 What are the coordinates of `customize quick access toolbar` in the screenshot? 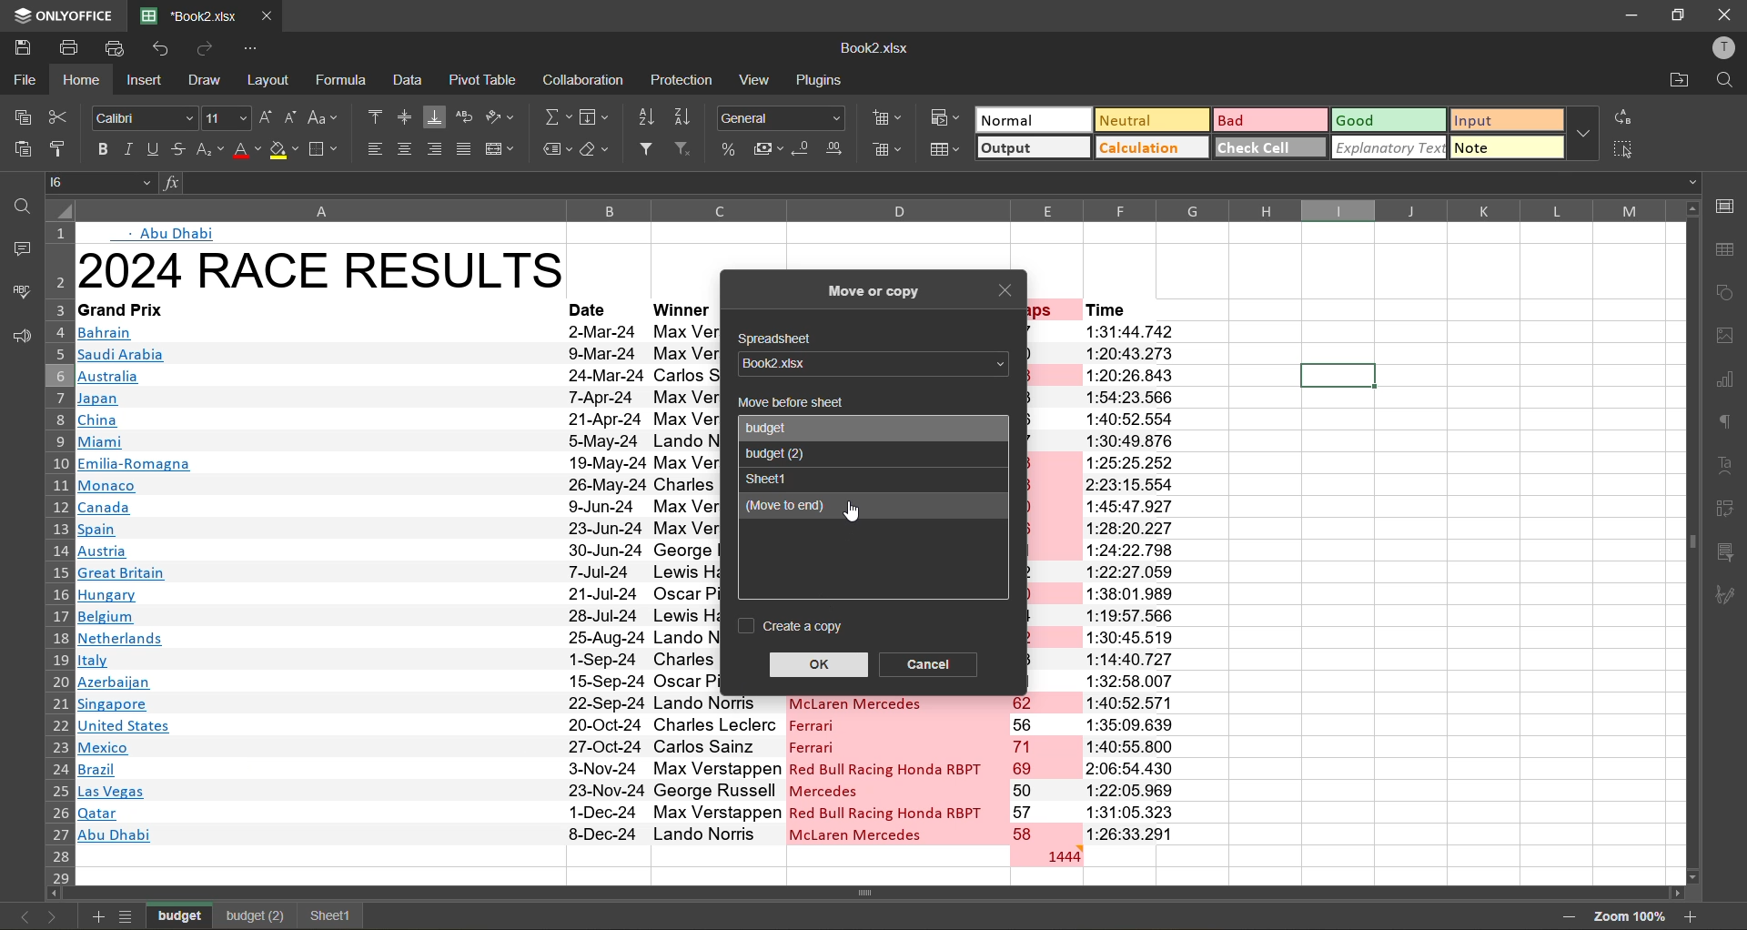 It's located at (251, 48).